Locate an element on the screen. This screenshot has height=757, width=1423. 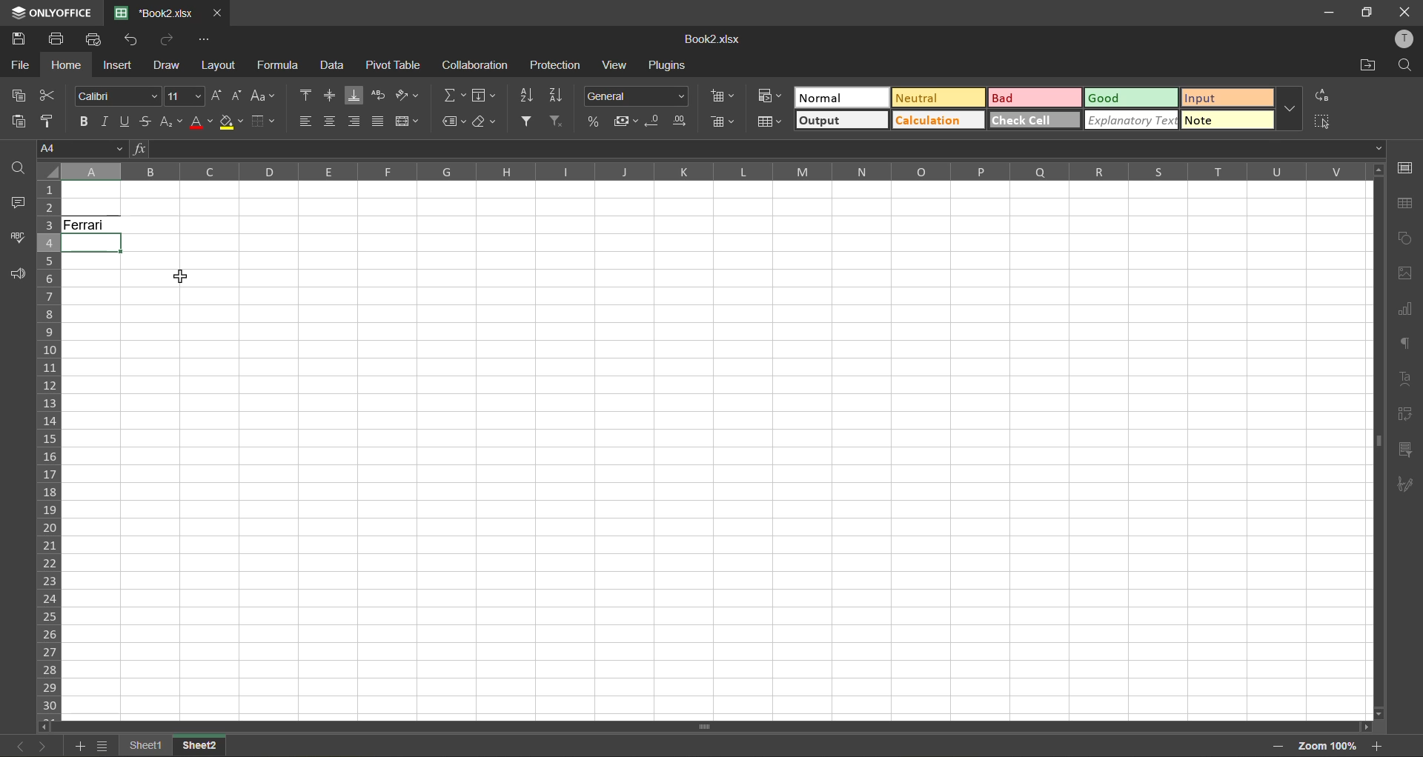
Book2.xlsx is located at coordinates (709, 37).